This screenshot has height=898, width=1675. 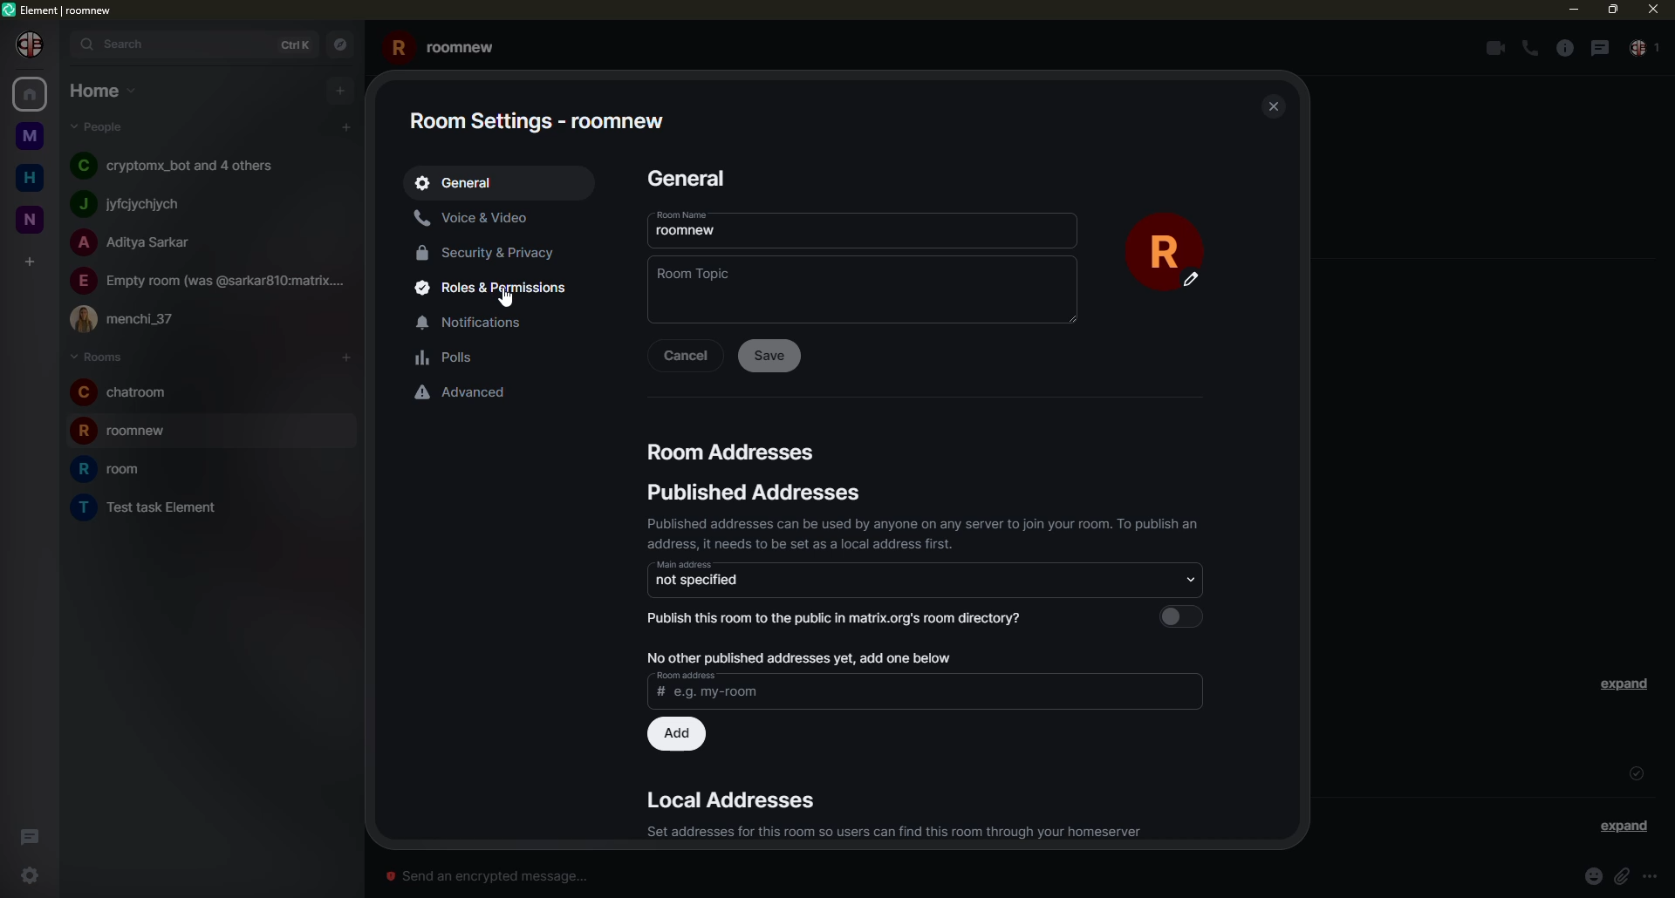 I want to click on polls, so click(x=448, y=358).